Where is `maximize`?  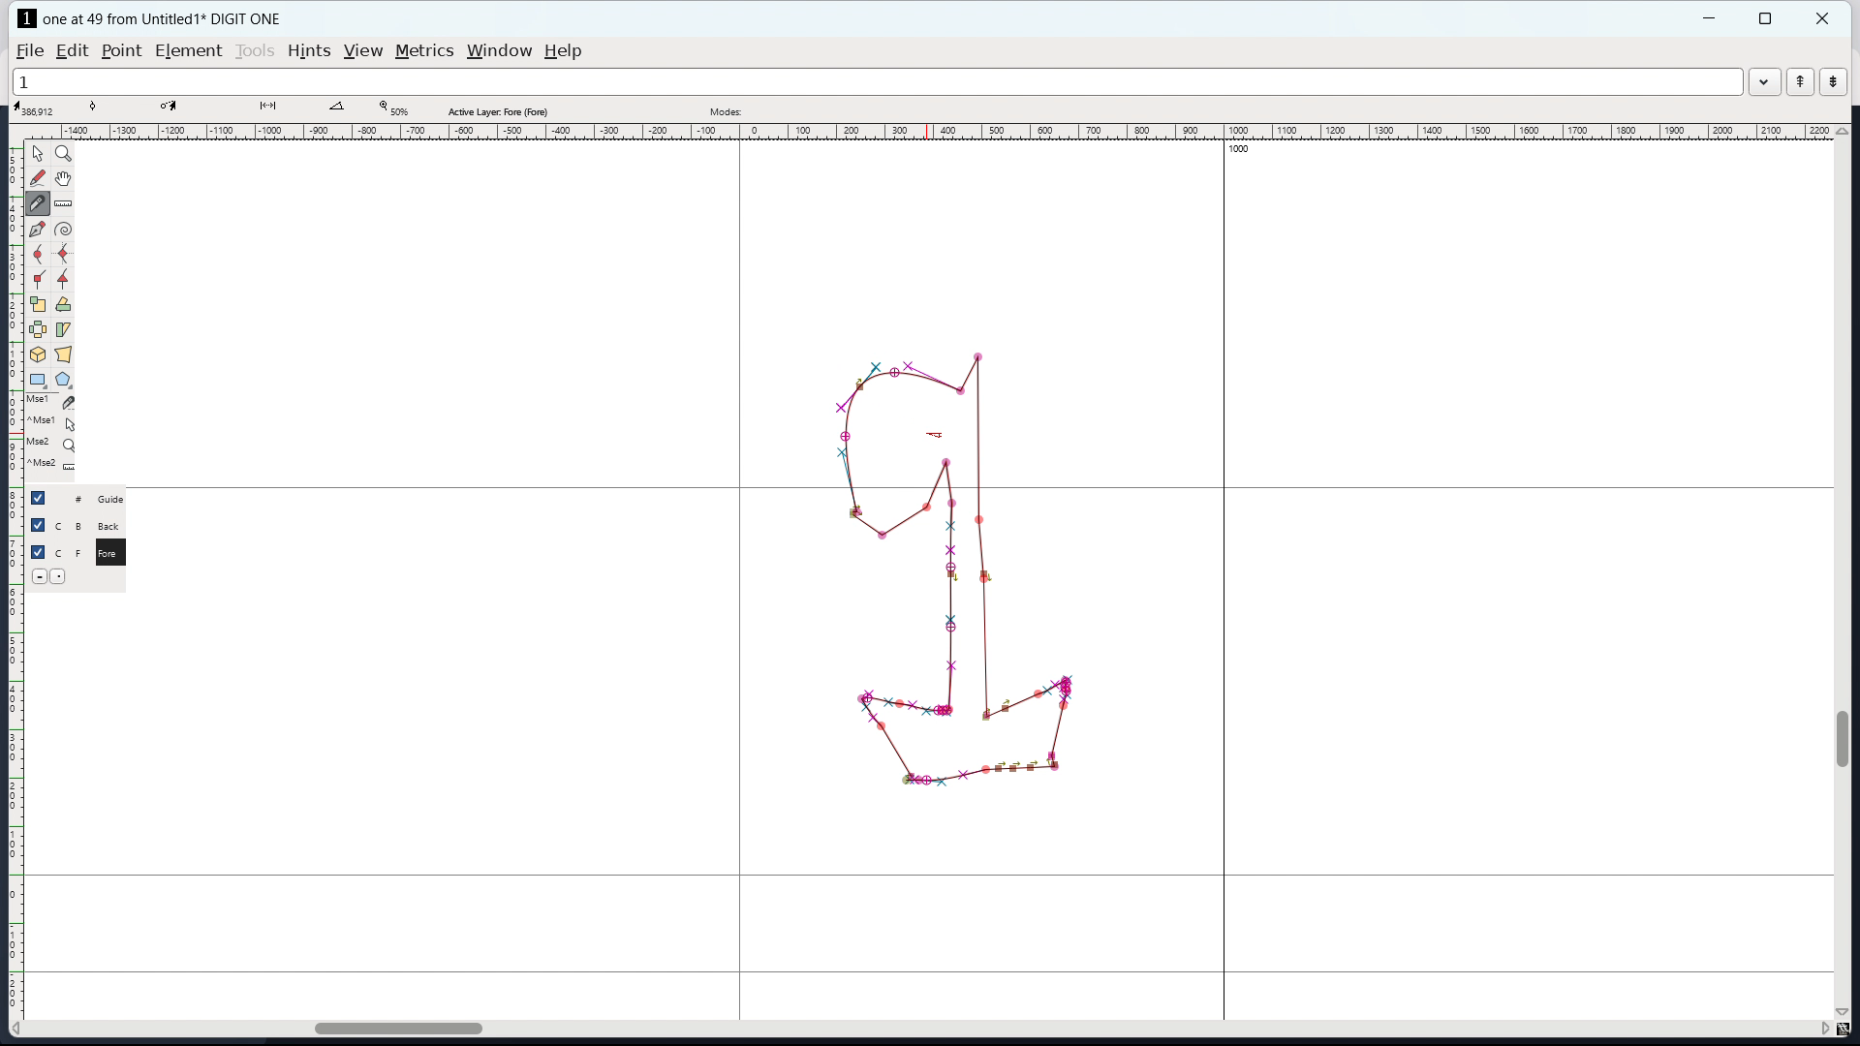 maximize is located at coordinates (1765, 18).